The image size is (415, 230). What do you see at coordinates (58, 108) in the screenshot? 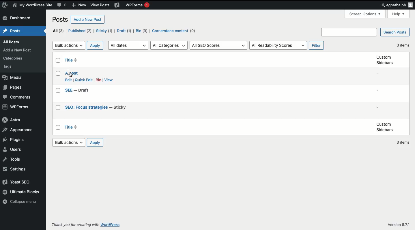
I see `Checkbox` at bounding box center [58, 108].